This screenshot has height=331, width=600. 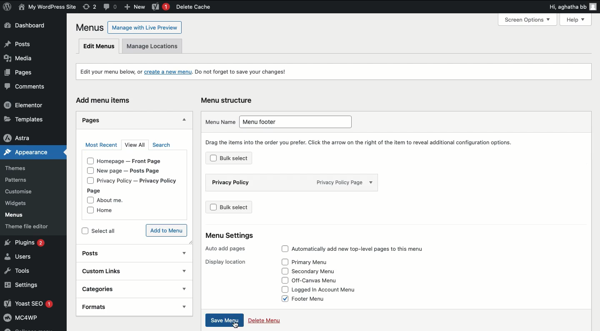 I want to click on Theme file editor, so click(x=34, y=228).